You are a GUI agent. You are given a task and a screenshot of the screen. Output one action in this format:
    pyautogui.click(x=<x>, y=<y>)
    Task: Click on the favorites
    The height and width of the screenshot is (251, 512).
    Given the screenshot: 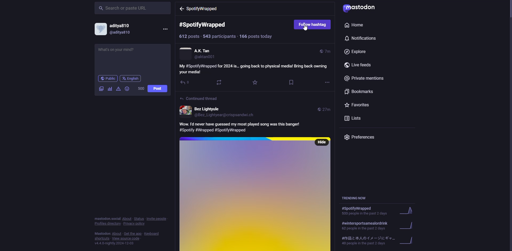 What is the action you would take?
    pyautogui.click(x=359, y=105)
    